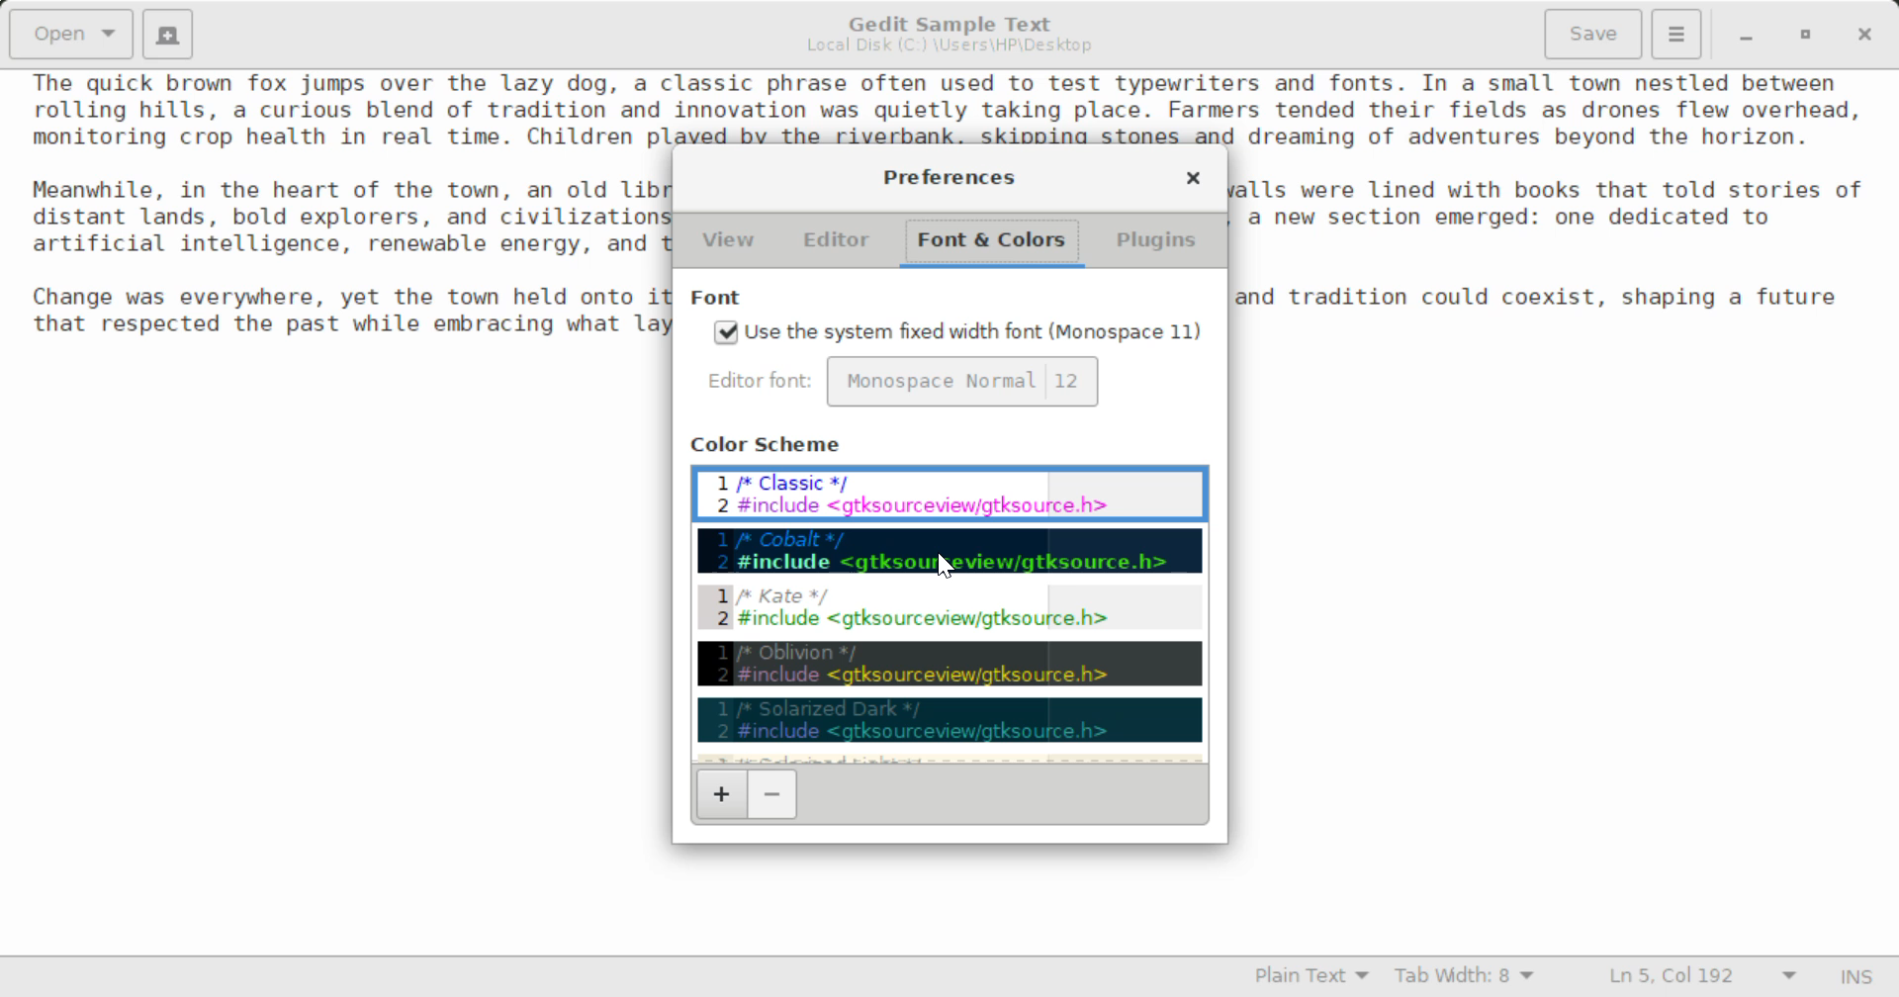 This screenshot has width=1899, height=997. Describe the element at coordinates (73, 34) in the screenshot. I see `Open Documents` at that location.